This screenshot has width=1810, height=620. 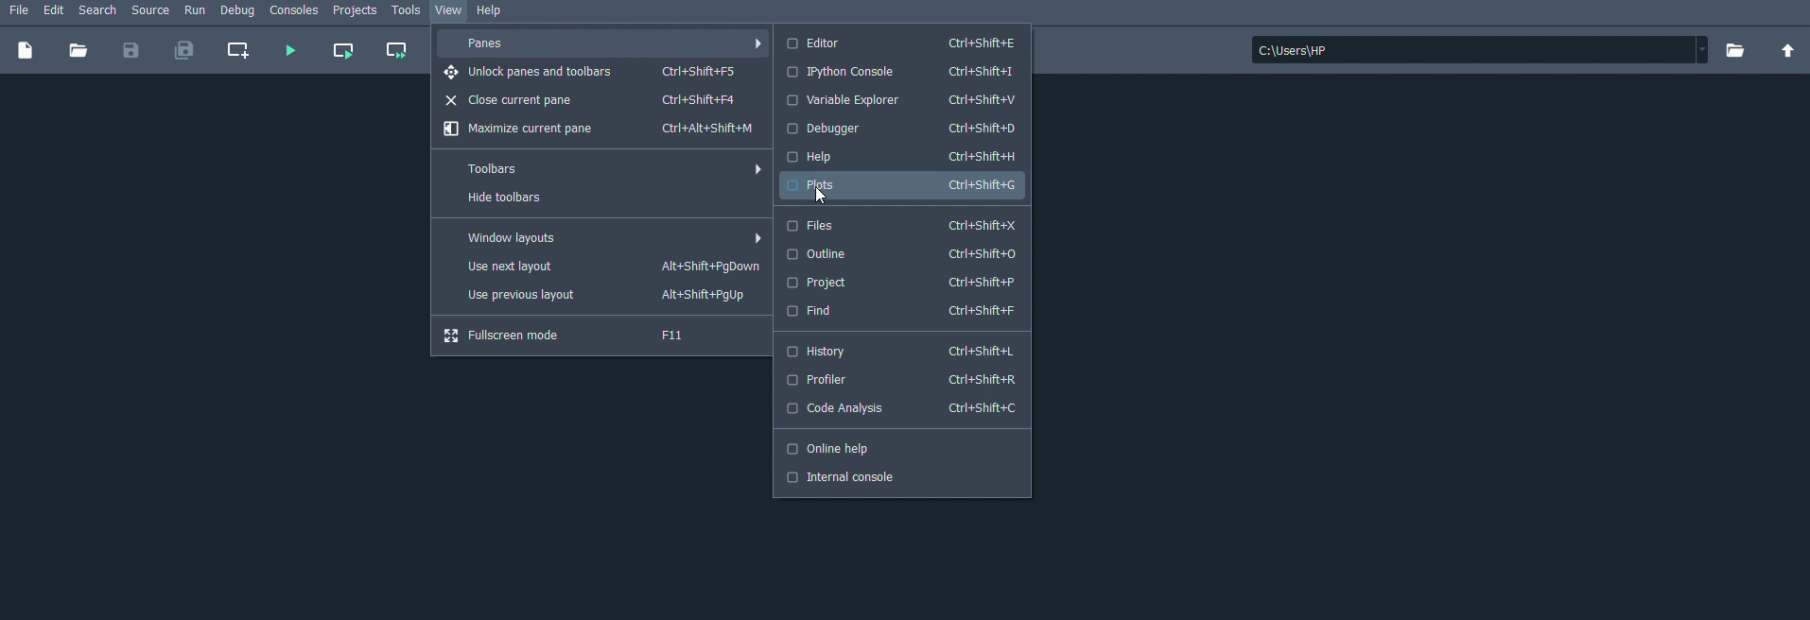 What do you see at coordinates (901, 226) in the screenshot?
I see `Files` at bounding box center [901, 226].